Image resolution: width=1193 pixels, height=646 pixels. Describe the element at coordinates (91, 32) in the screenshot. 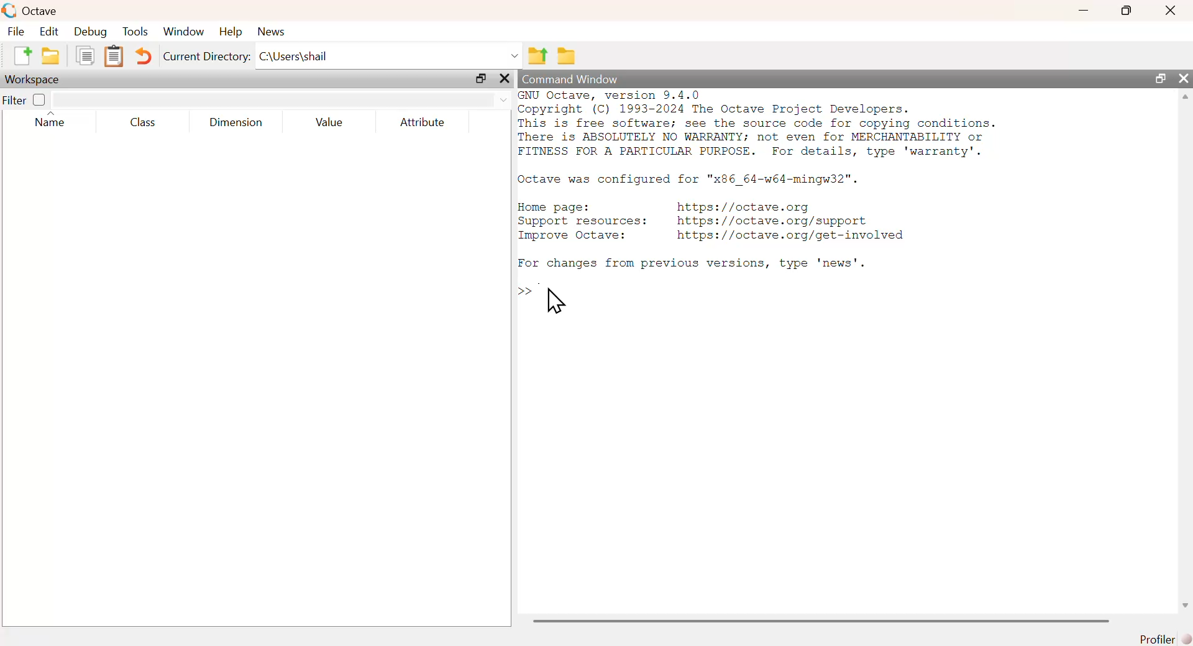

I see `debug` at that location.